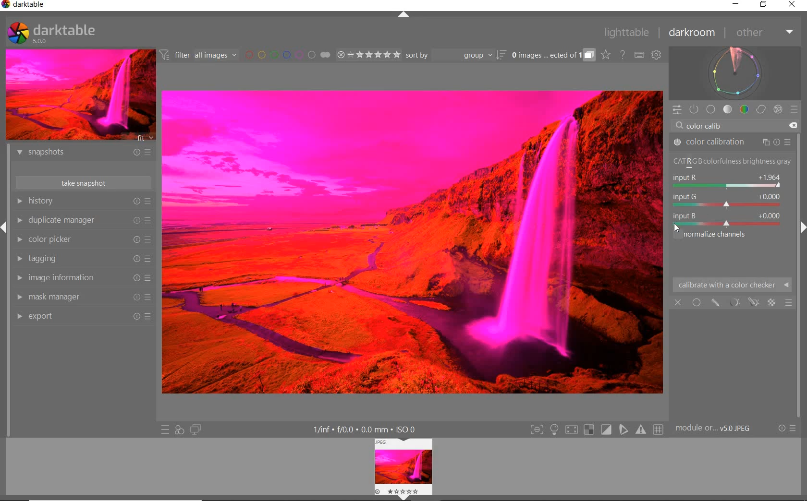 The image size is (807, 501). What do you see at coordinates (640, 55) in the screenshot?
I see `SET KEYBOARD SHORTCUTS` at bounding box center [640, 55].